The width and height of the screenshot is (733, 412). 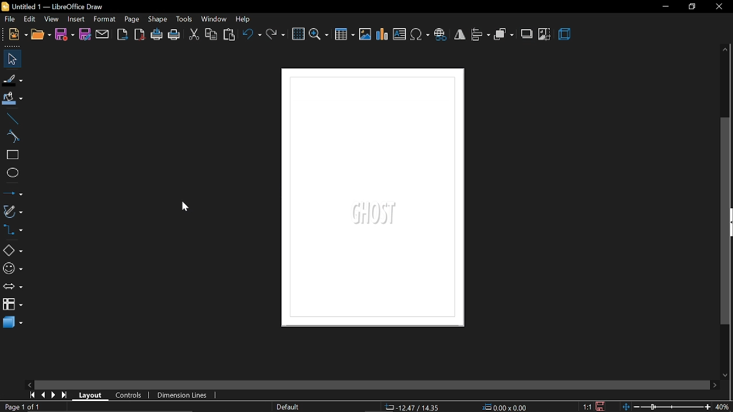 I want to click on rectangle, so click(x=11, y=156).